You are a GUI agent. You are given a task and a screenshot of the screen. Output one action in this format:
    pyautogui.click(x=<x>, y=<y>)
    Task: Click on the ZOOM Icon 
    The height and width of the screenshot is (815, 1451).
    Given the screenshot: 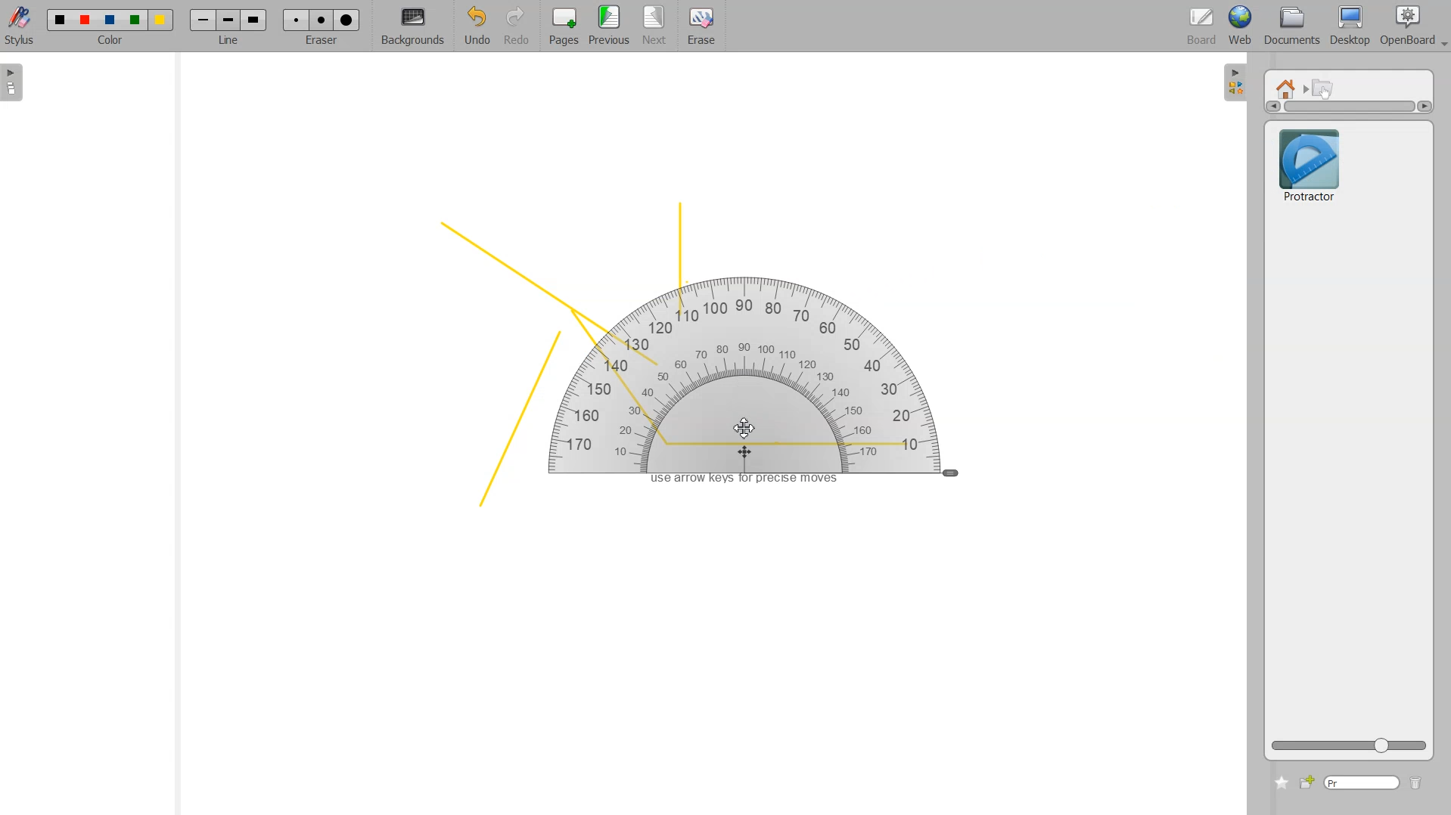 What is the action you would take?
    pyautogui.click(x=1349, y=745)
    